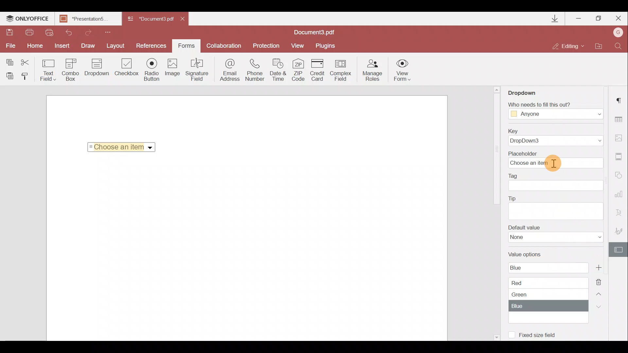  Describe the element at coordinates (618, 19) in the screenshot. I see `Close` at that location.